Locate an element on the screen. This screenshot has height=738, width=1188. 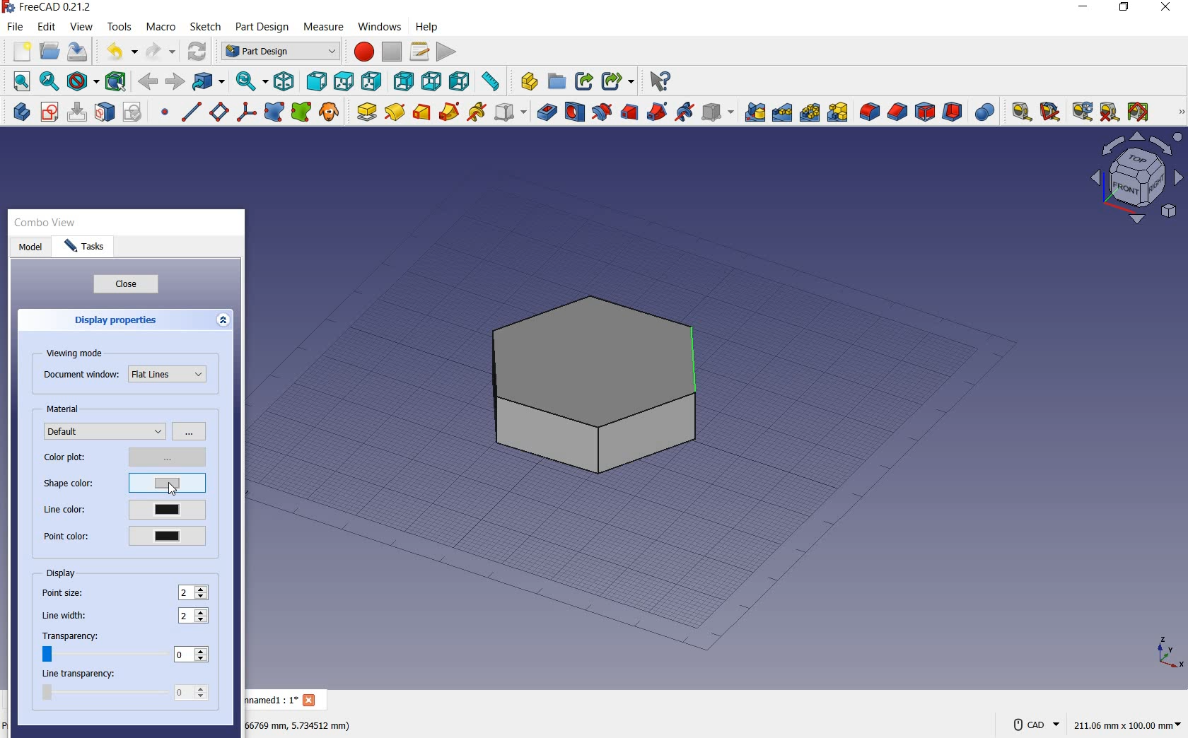
x, y, z points is located at coordinates (1168, 657).